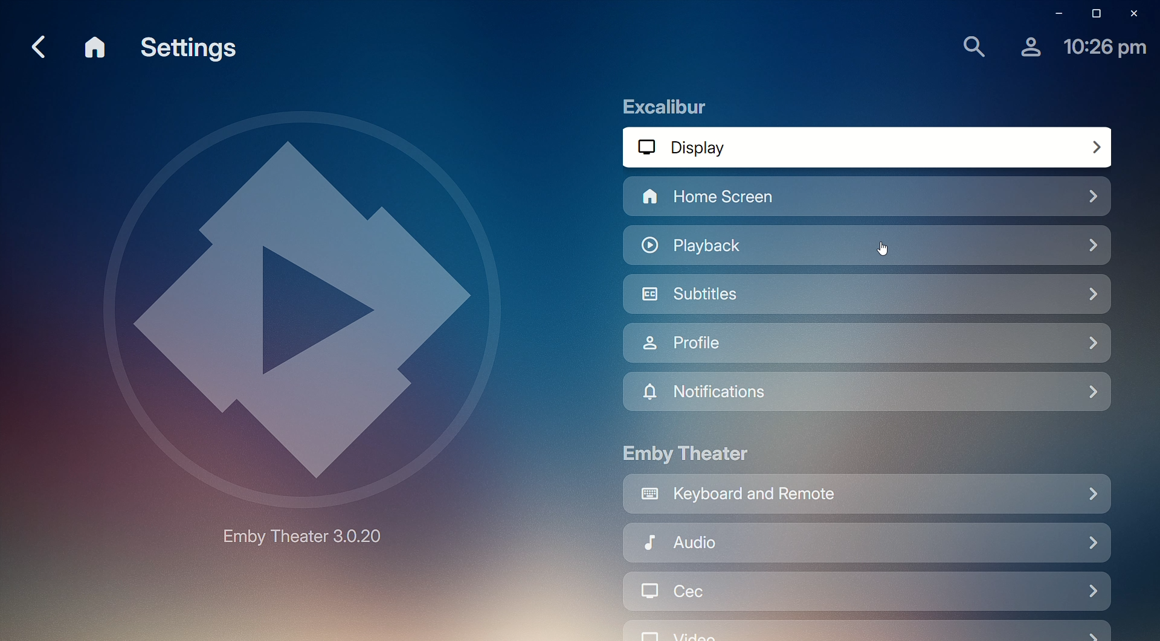 The image size is (1160, 641). Describe the element at coordinates (1136, 14) in the screenshot. I see `Close` at that location.